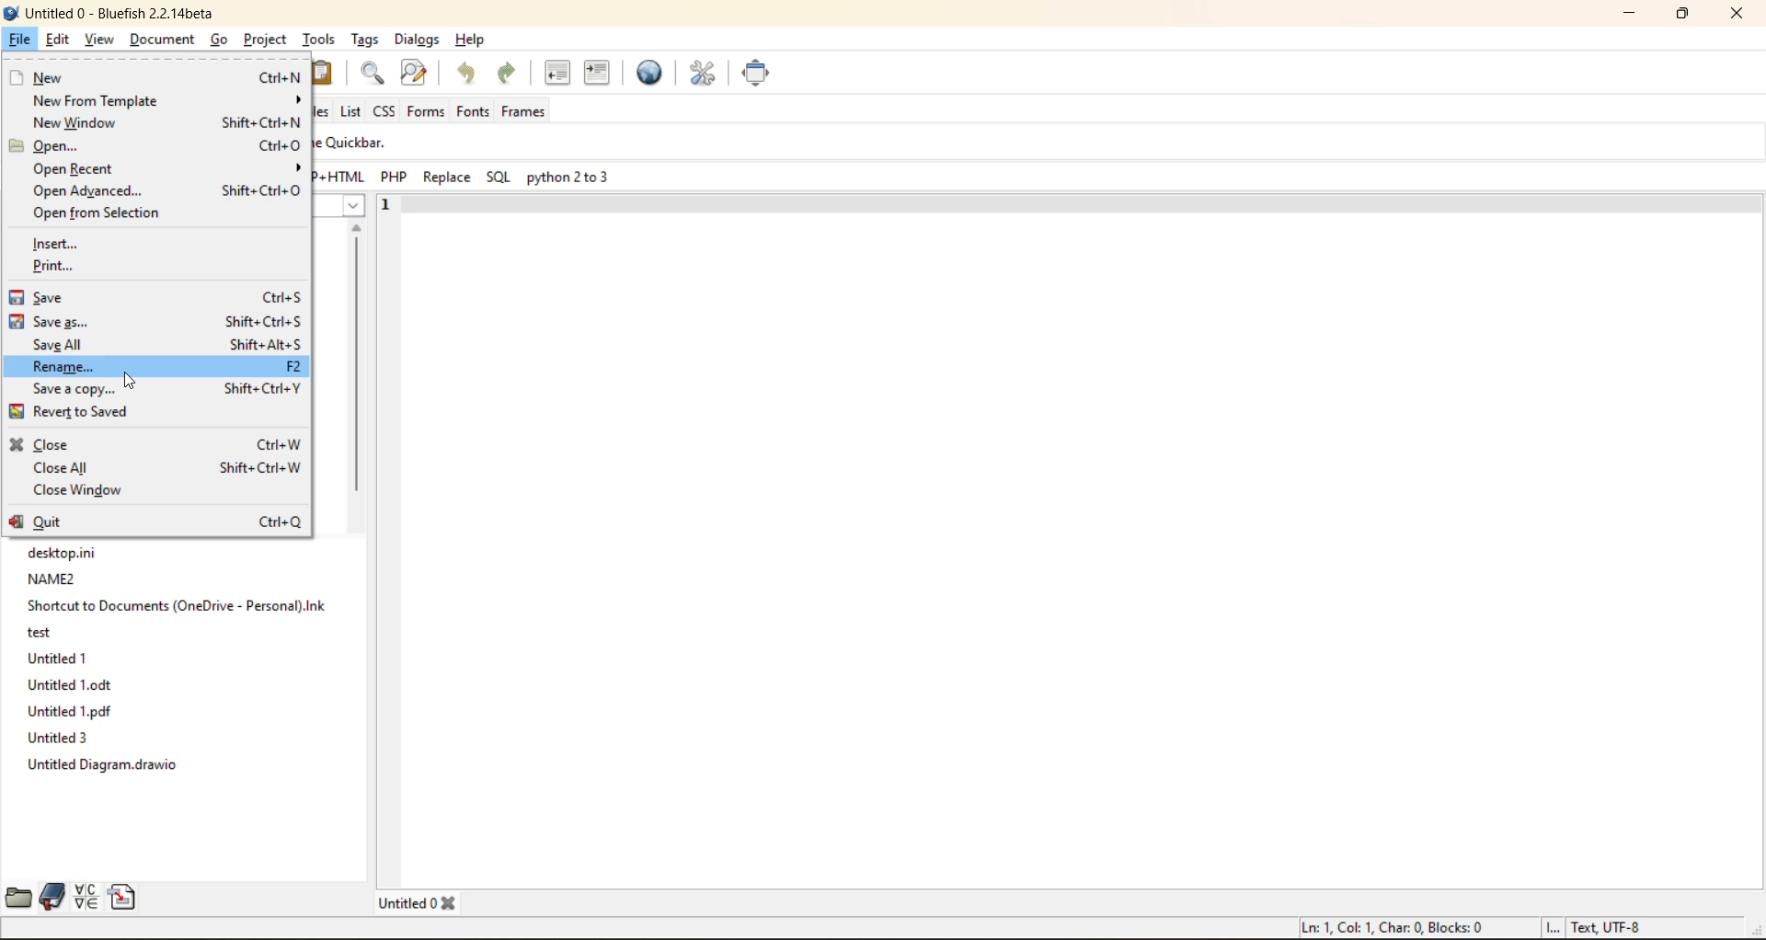 This screenshot has width=1766, height=940. Describe the element at coordinates (61, 40) in the screenshot. I see `edit` at that location.